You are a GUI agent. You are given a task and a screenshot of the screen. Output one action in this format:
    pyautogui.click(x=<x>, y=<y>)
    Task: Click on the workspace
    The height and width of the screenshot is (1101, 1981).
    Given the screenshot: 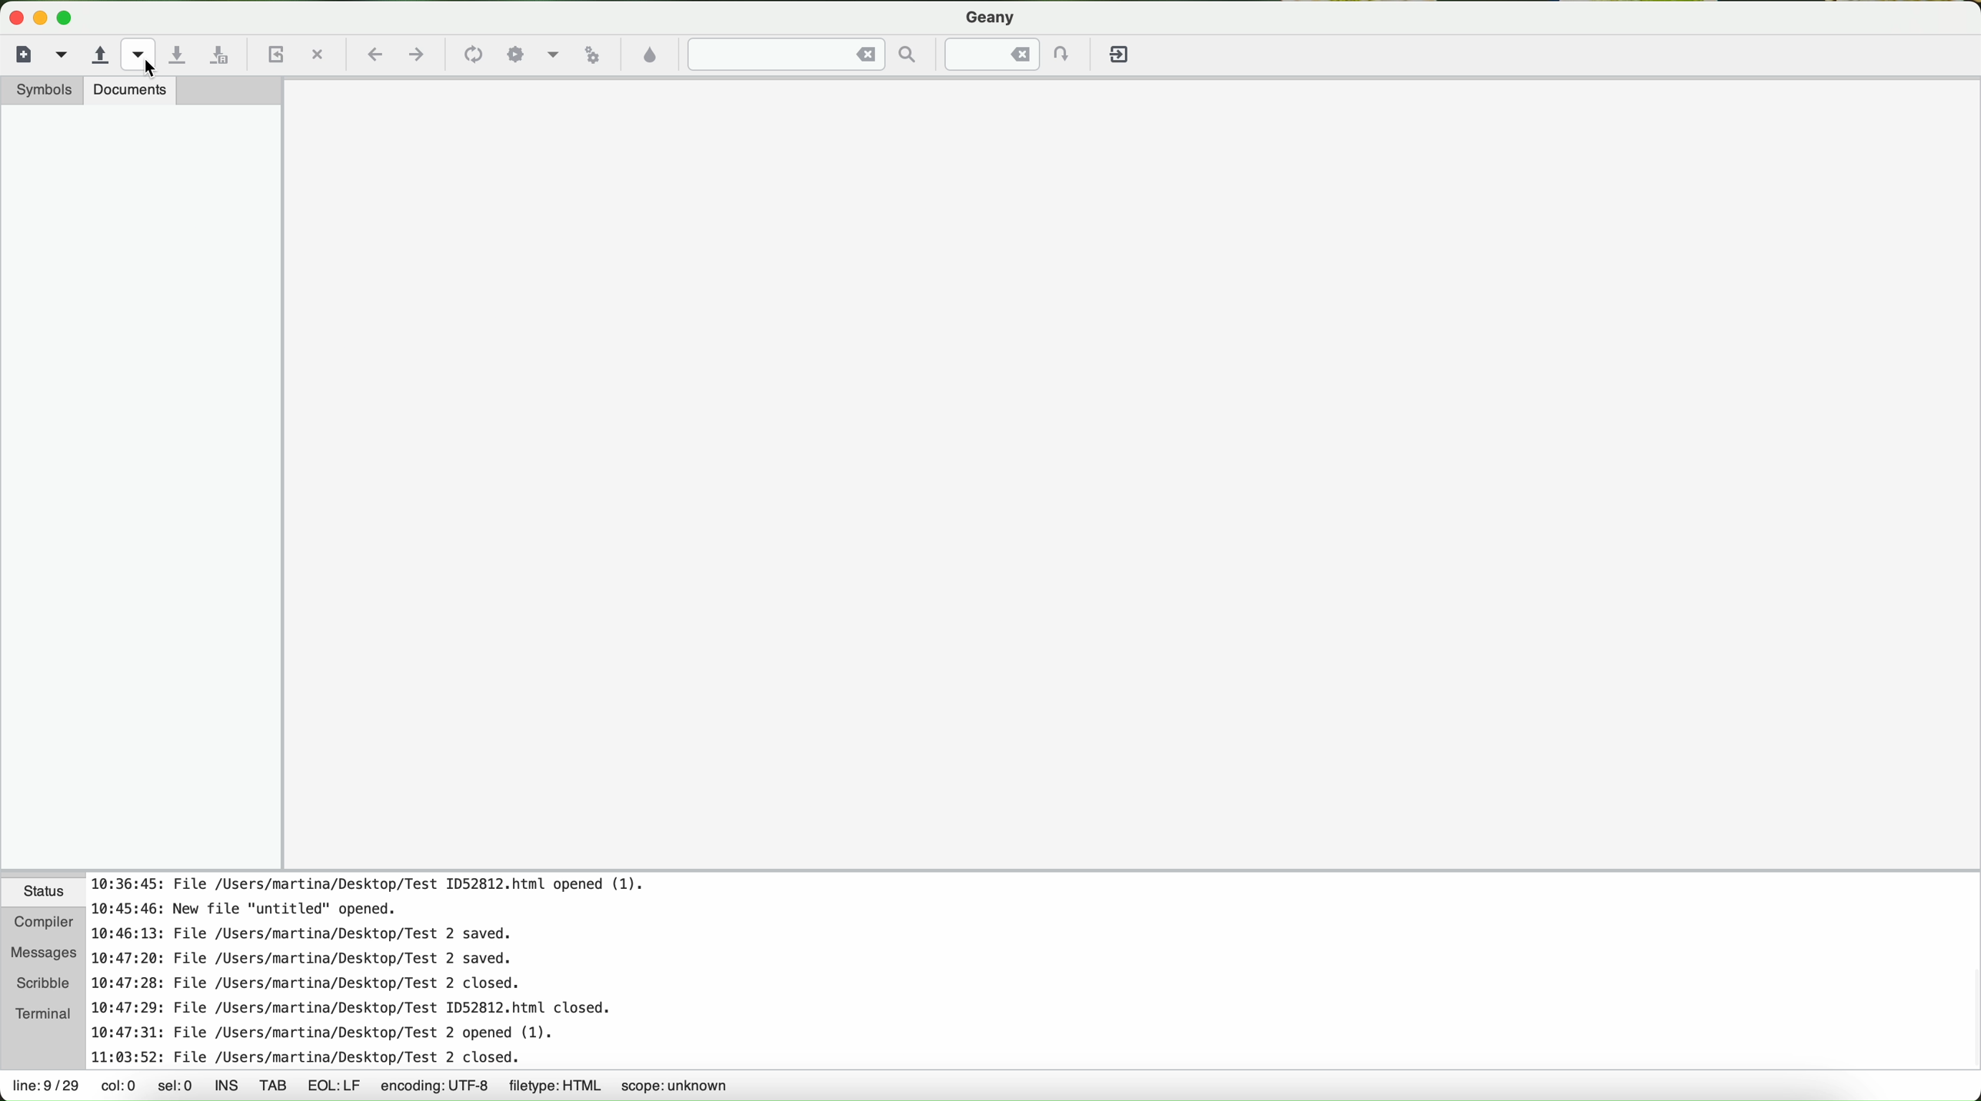 What is the action you would take?
    pyautogui.click(x=1130, y=474)
    